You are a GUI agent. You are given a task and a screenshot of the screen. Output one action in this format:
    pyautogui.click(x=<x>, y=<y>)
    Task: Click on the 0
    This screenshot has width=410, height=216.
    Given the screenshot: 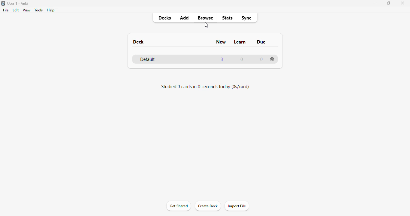 What is the action you would take?
    pyautogui.click(x=243, y=59)
    